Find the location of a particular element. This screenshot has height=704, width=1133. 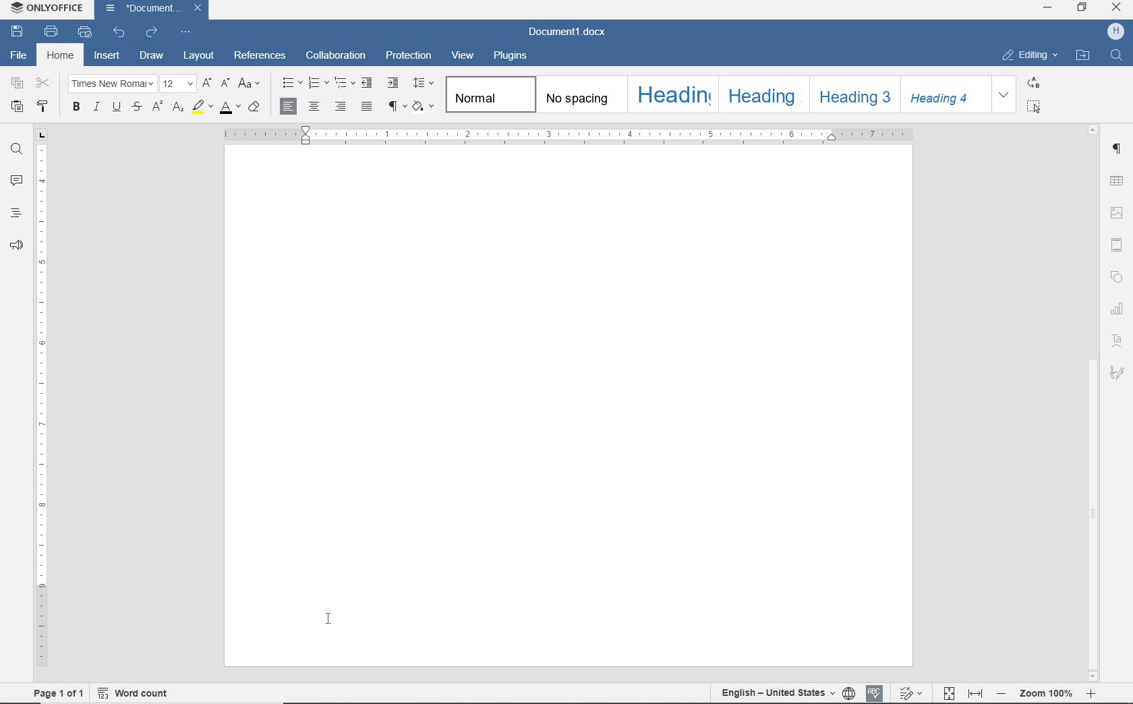

PASTE is located at coordinates (16, 108).